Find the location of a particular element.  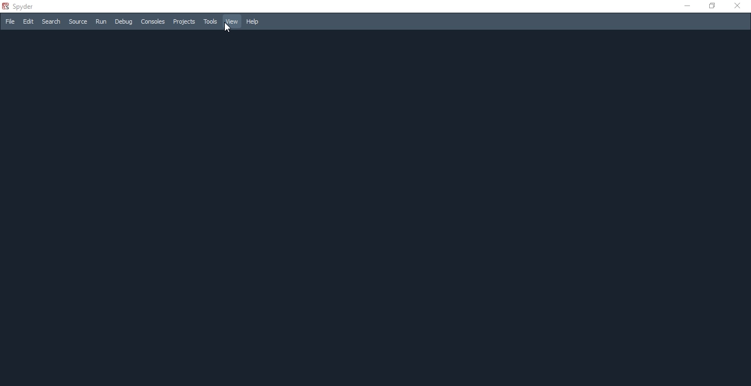

Run is located at coordinates (101, 21).